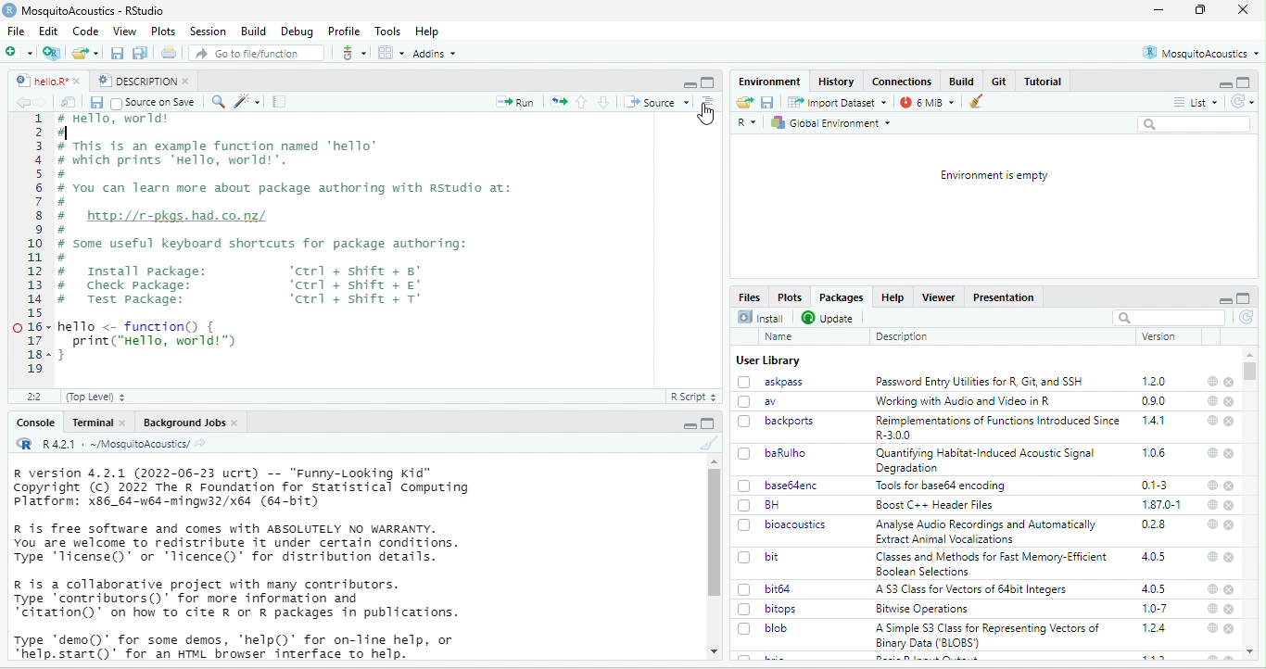 This screenshot has height=669, width=1266. What do you see at coordinates (118, 53) in the screenshot?
I see `save current document` at bounding box center [118, 53].